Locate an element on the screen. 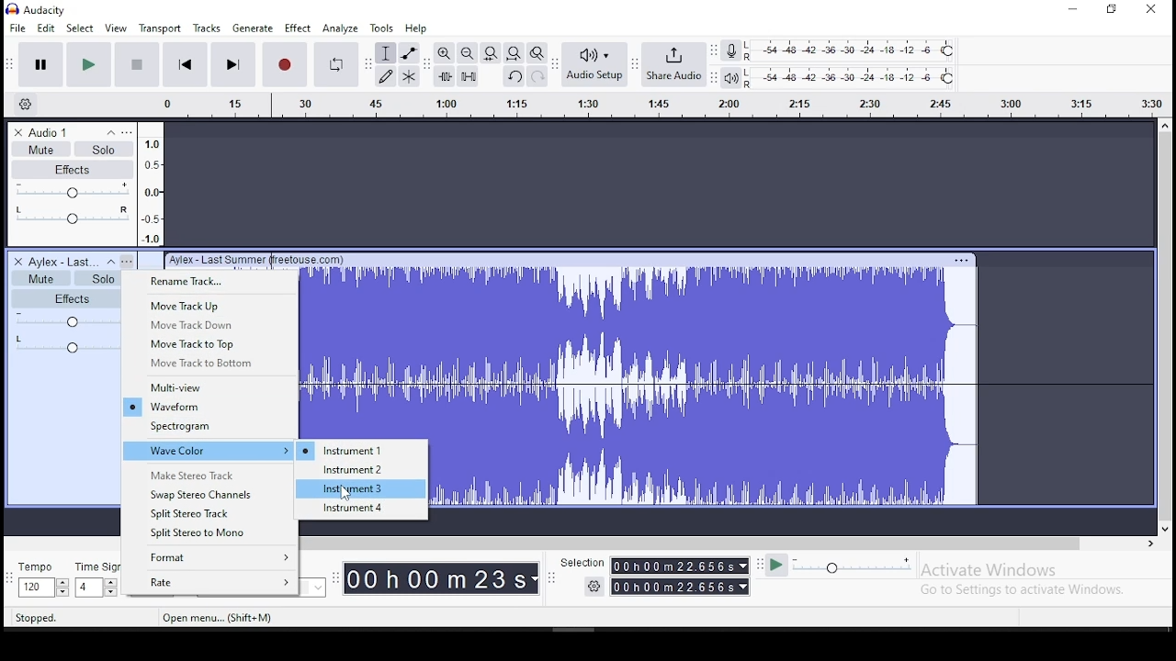 The width and height of the screenshot is (1176, 661). skip to start is located at coordinates (183, 64).